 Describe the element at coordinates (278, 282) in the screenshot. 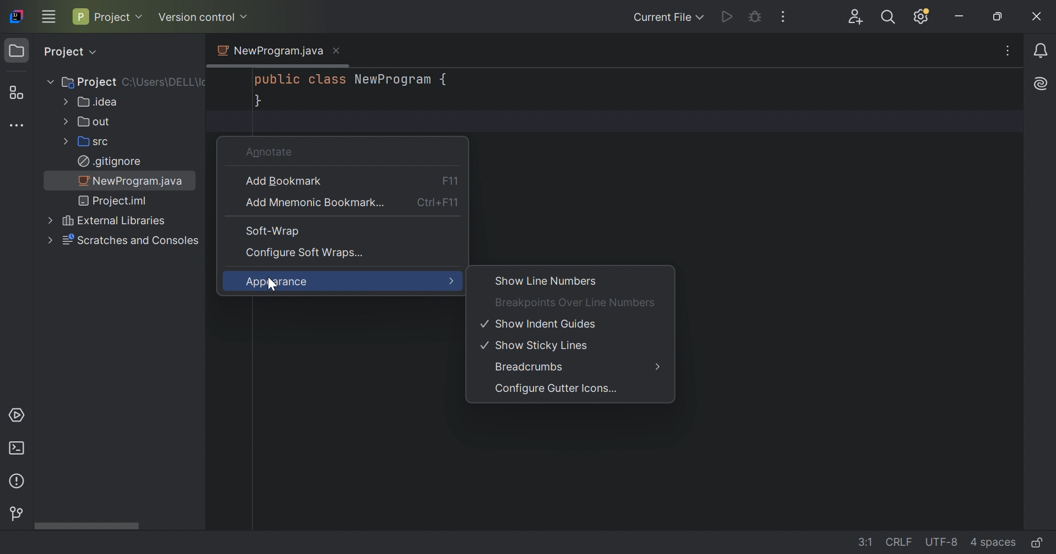

I see `Appearance` at that location.